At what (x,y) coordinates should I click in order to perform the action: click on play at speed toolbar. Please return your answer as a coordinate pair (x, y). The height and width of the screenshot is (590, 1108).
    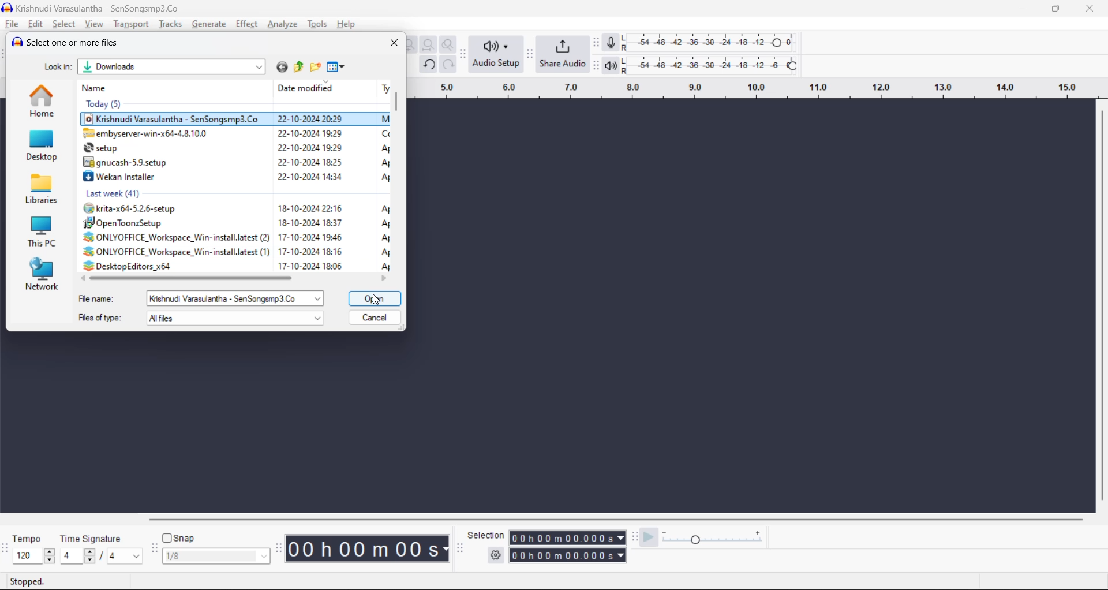
    Looking at the image, I should click on (635, 536).